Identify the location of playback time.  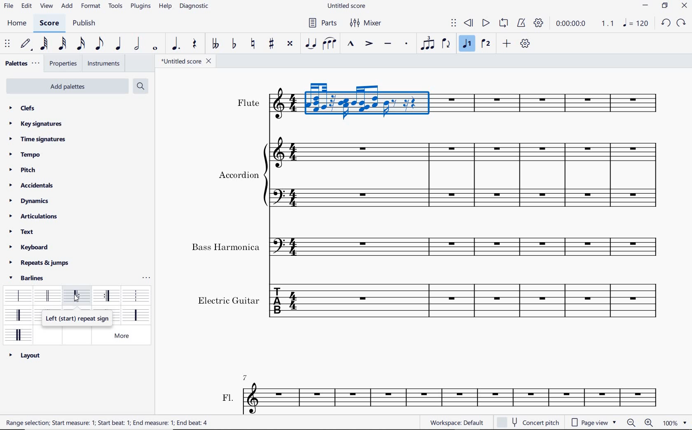
(572, 24).